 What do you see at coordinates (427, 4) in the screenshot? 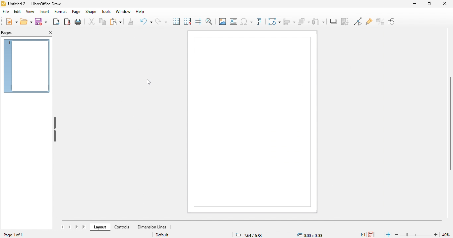
I see `maximize` at bounding box center [427, 4].